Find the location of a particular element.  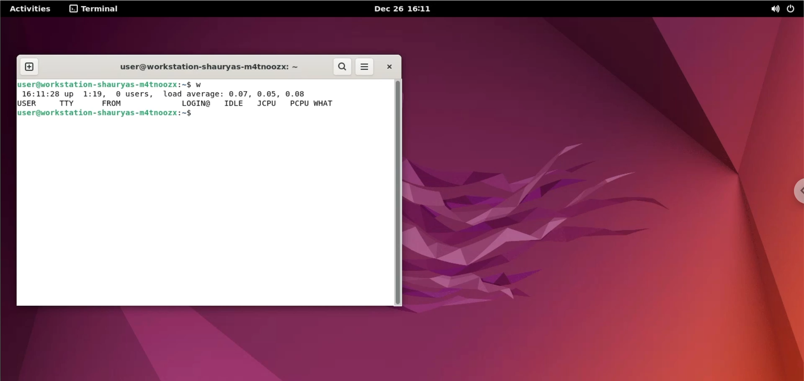

command input is located at coordinates (294, 113).